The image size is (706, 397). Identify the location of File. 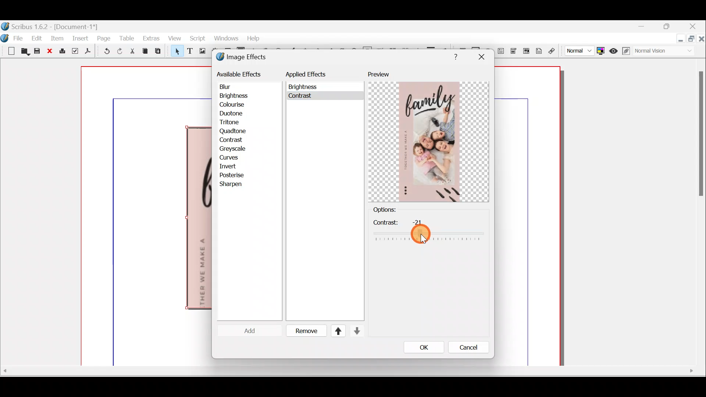
(20, 37).